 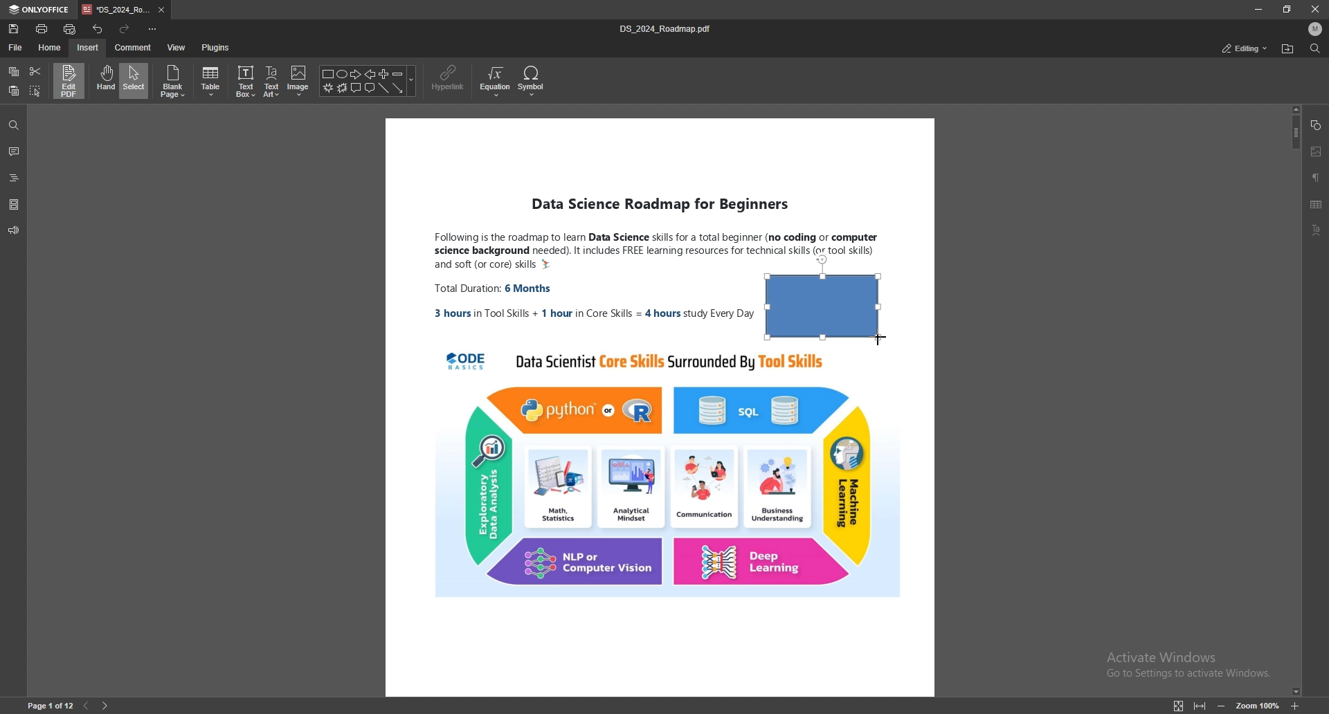 I want to click on pdf, so click(x=813, y=472).